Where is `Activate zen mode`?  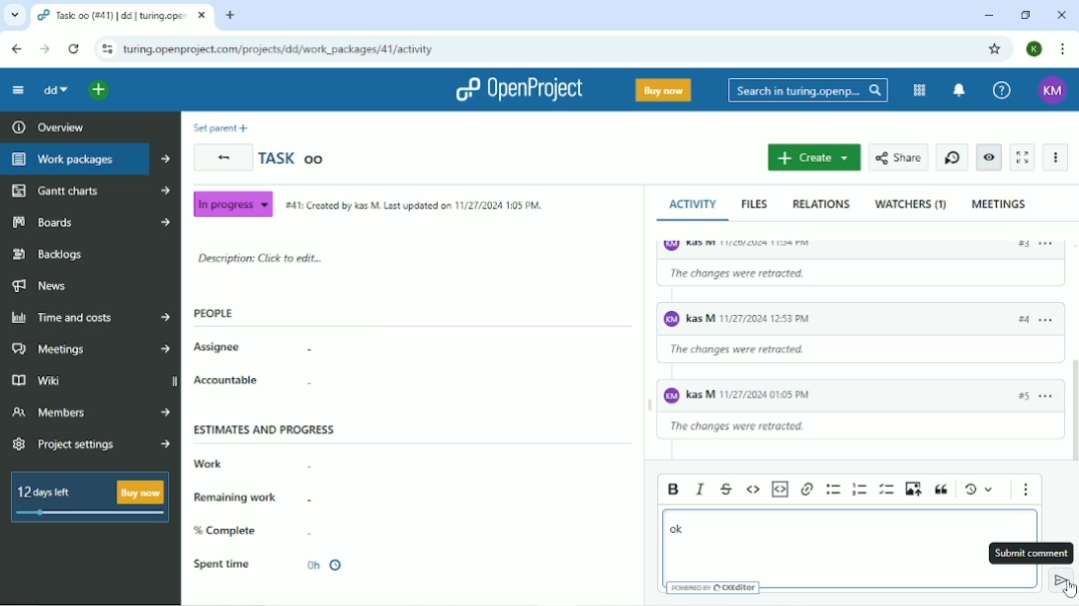
Activate zen mode is located at coordinates (1025, 157).